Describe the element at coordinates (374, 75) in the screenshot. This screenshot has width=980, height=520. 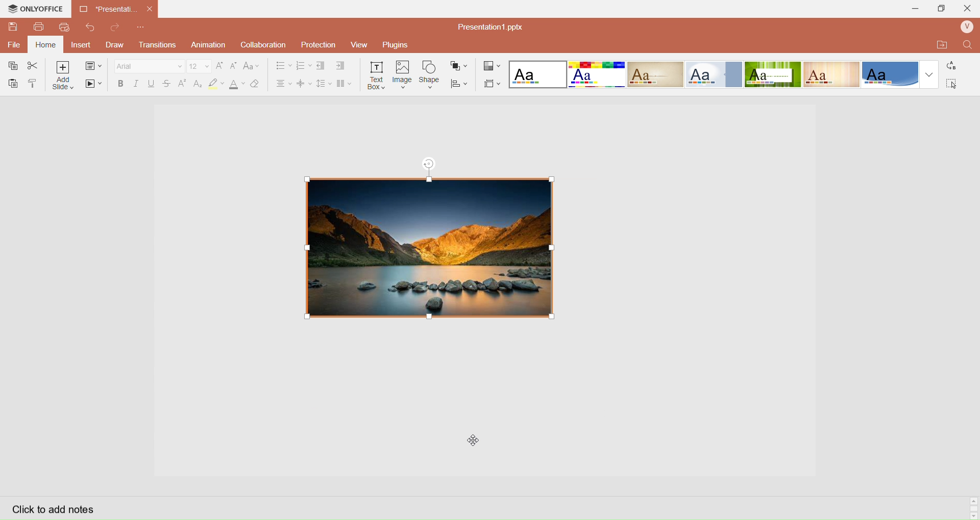
I see `Insert Text Box` at that location.